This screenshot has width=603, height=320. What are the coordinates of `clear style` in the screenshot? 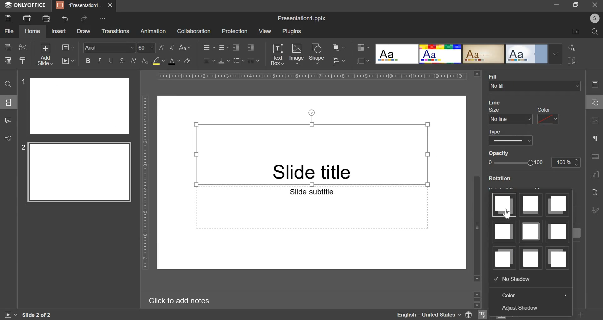 It's located at (23, 60).